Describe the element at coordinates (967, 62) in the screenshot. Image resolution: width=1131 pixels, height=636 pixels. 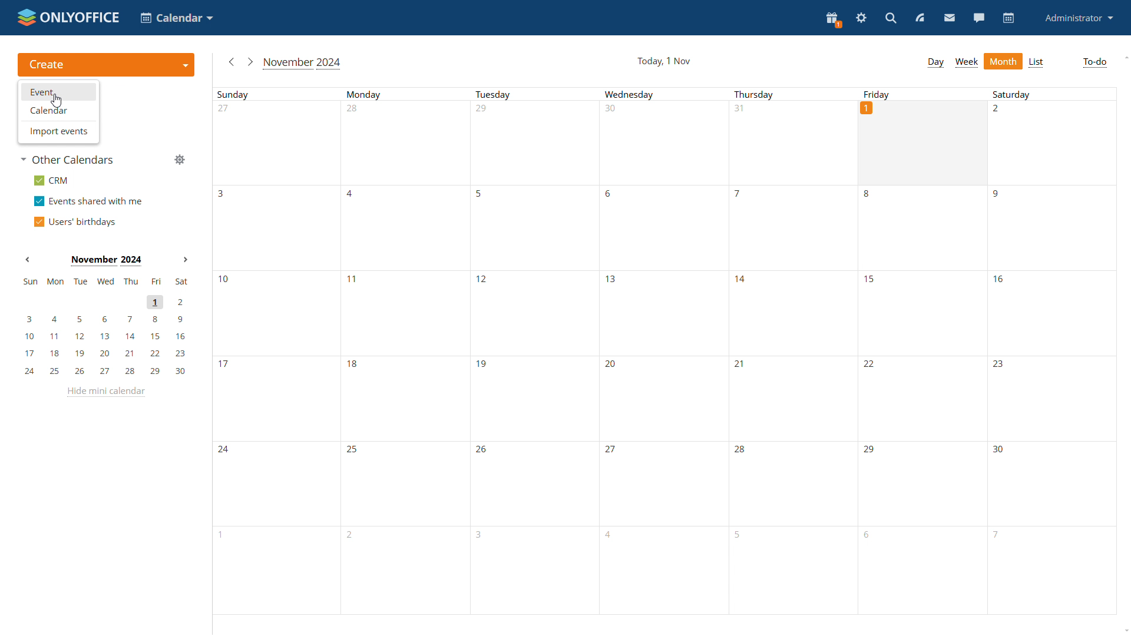
I see `week view` at that location.